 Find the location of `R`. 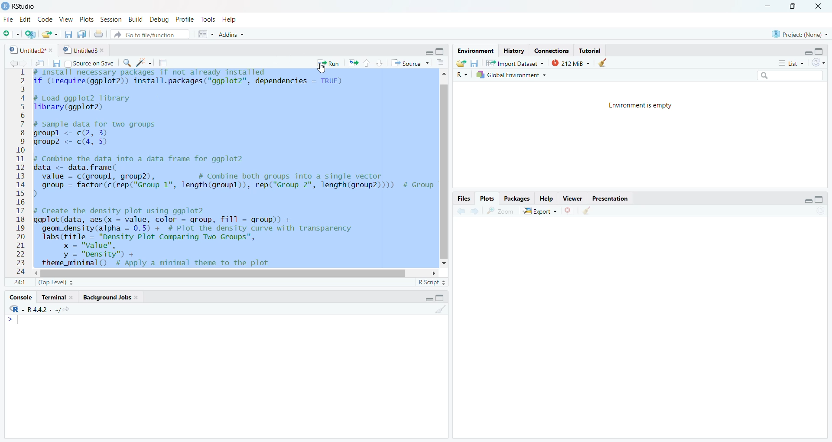

R is located at coordinates (462, 75).